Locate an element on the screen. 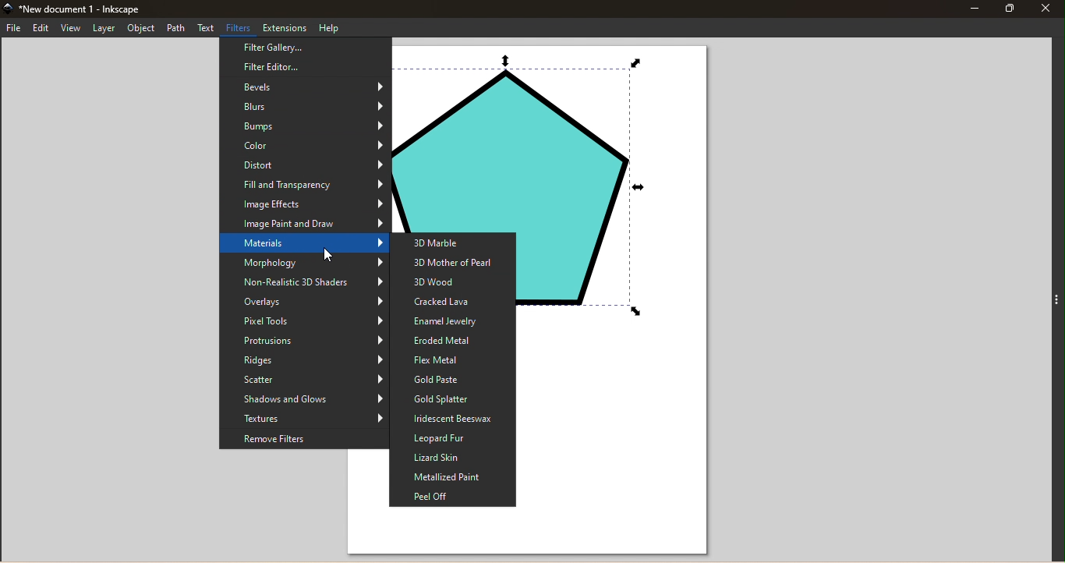  Close is located at coordinates (1048, 8).